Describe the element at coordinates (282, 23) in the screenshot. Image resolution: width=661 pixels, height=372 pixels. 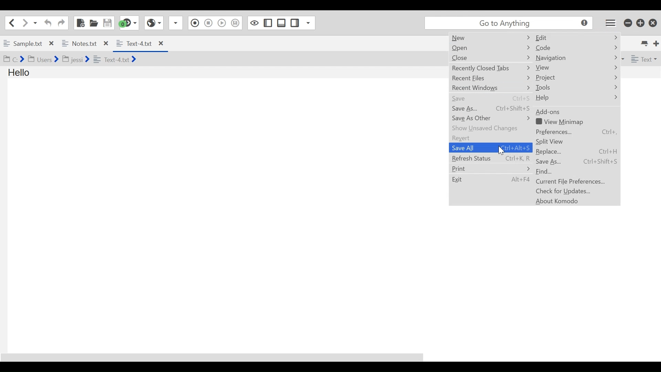
I see `Show/Hide Bottom Pane` at that location.